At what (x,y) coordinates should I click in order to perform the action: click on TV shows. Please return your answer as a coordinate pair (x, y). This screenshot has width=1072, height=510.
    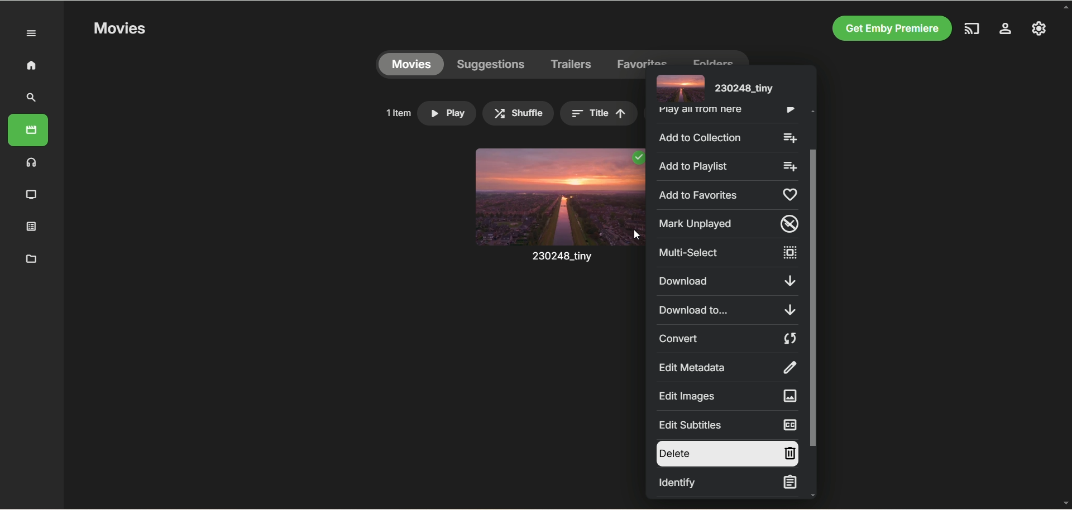
    Looking at the image, I should click on (32, 195).